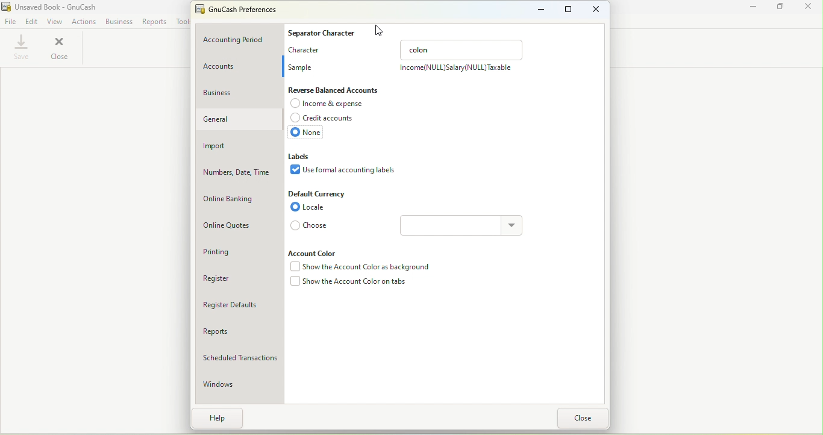  Describe the element at coordinates (302, 154) in the screenshot. I see `Labels` at that location.